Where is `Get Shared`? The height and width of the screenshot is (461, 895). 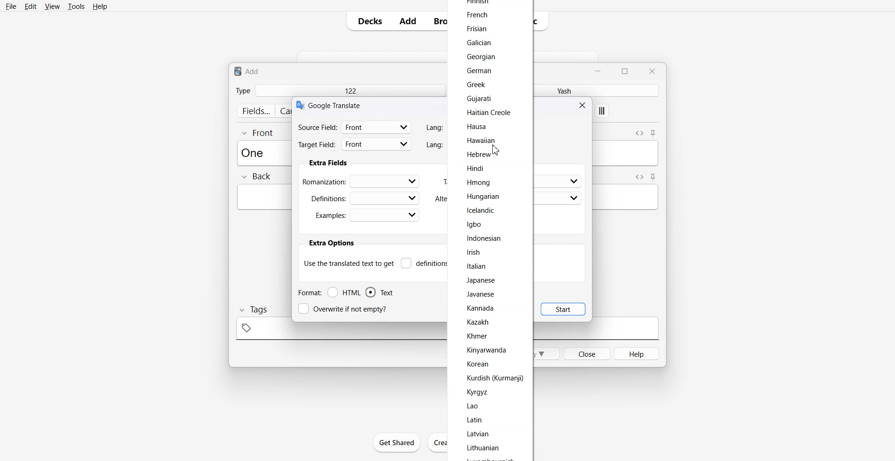
Get Shared is located at coordinates (397, 442).